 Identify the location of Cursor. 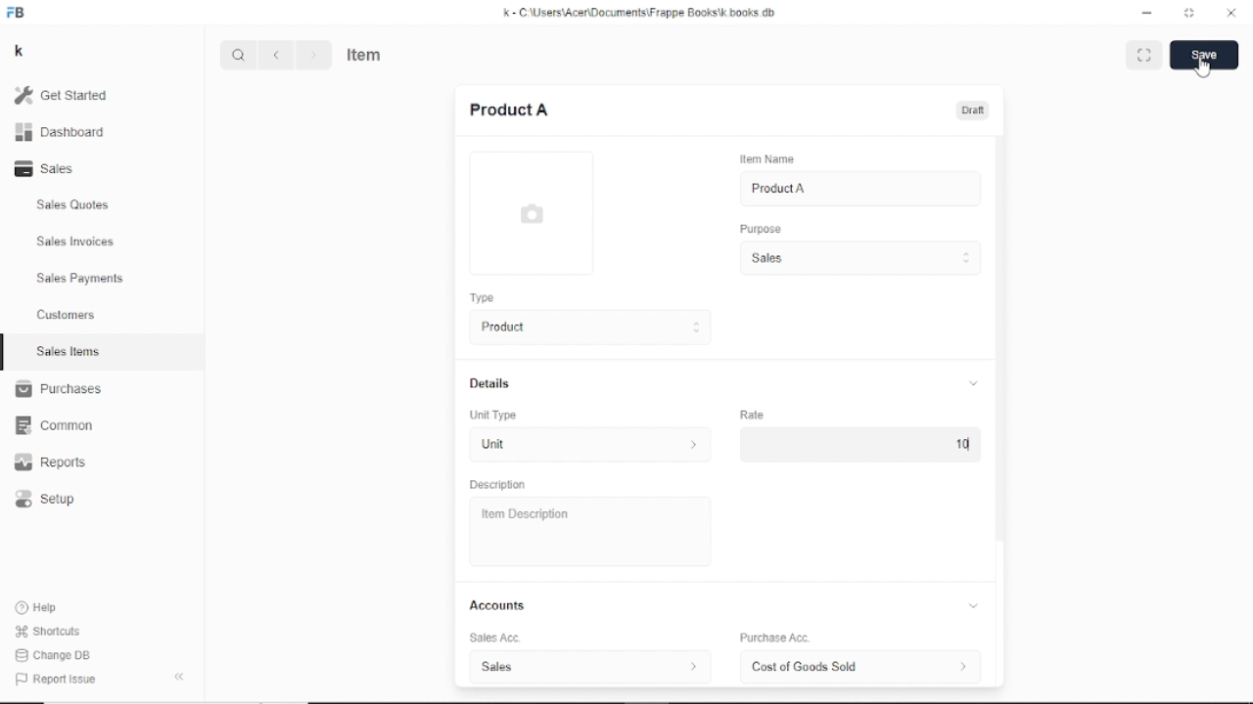
(1203, 66).